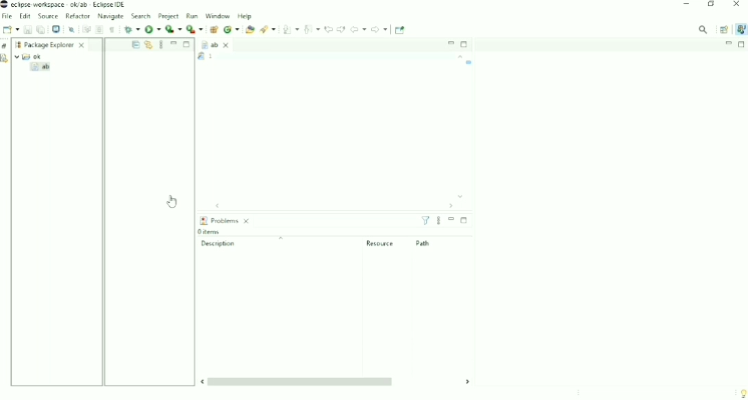  Describe the element at coordinates (48, 16) in the screenshot. I see `Source` at that location.